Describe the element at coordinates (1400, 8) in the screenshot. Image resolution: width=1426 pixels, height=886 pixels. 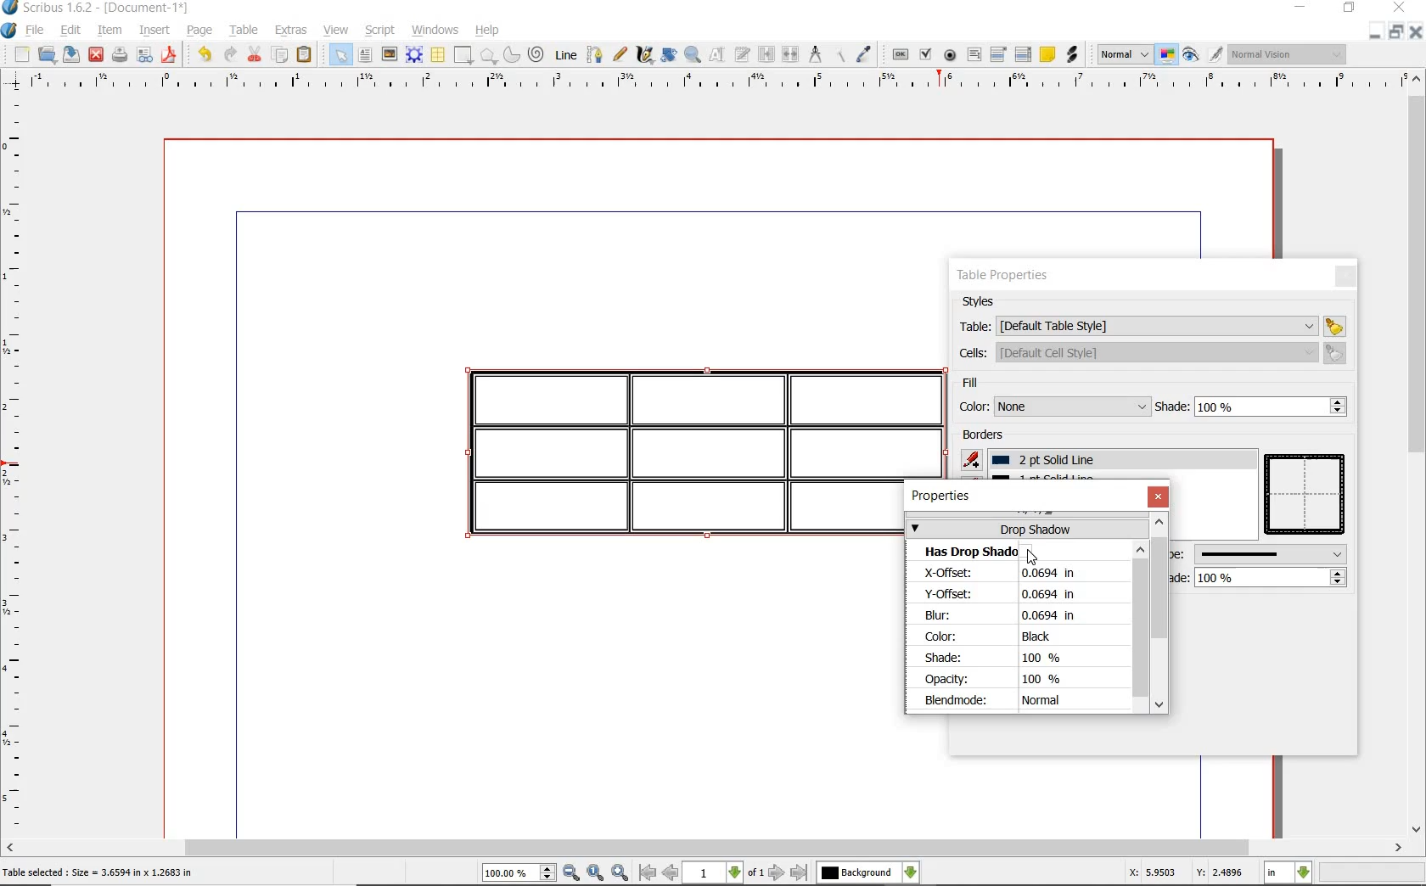
I see `CLOSE` at that location.